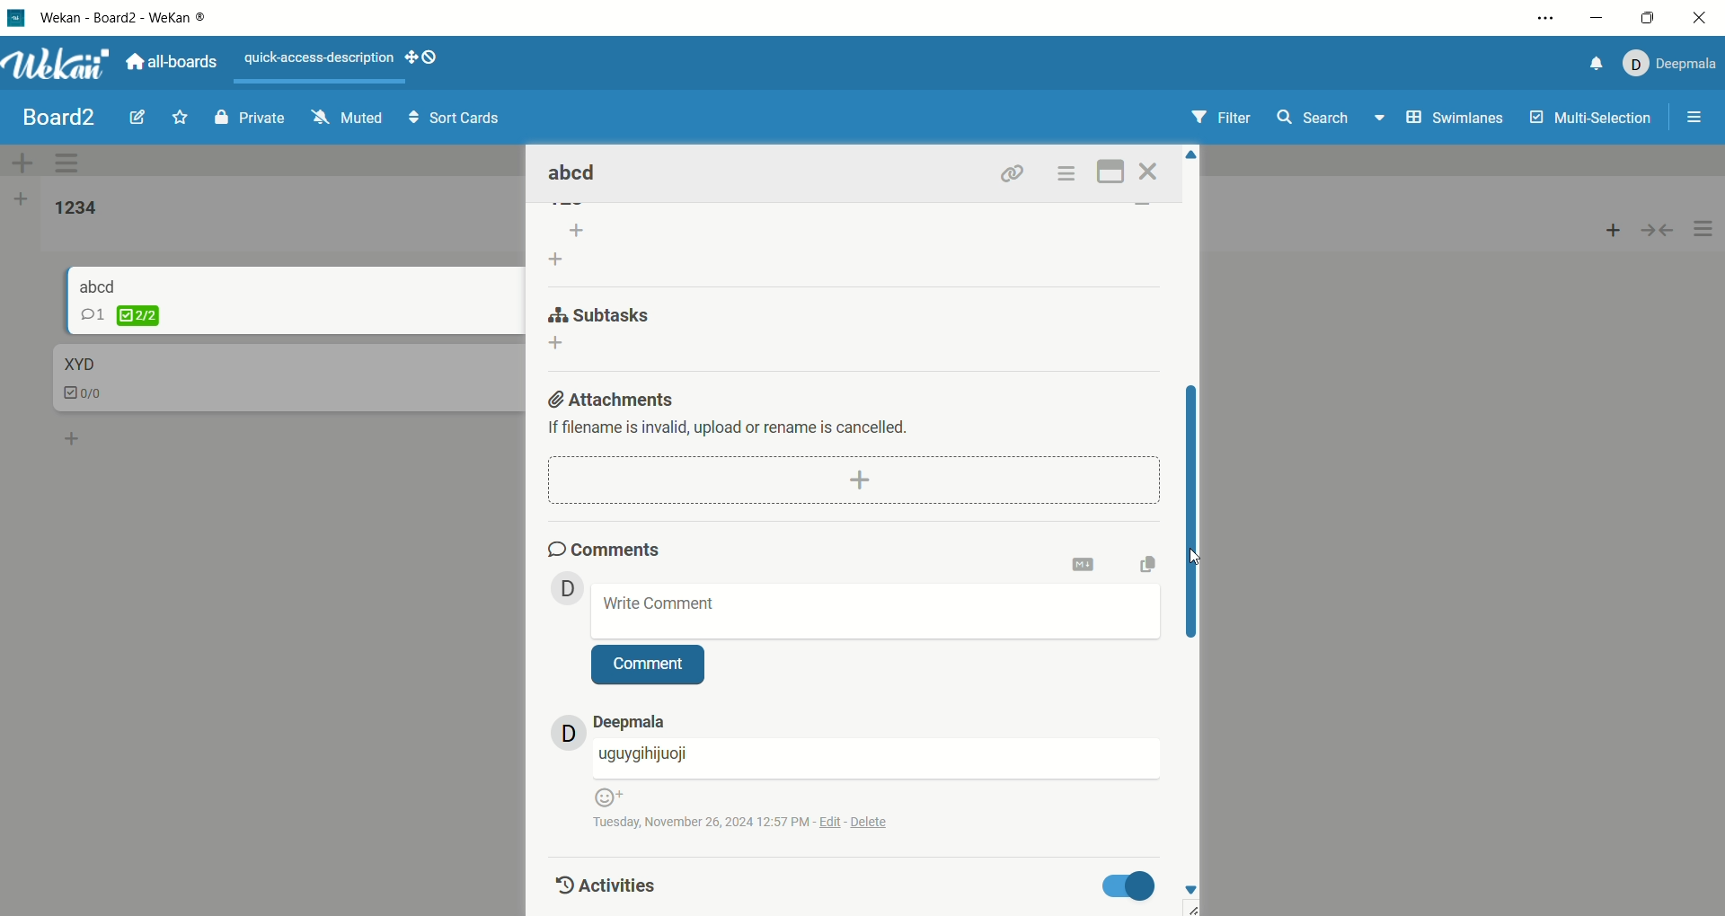 Image resolution: width=1725 pixels, height=916 pixels. Describe the element at coordinates (348, 117) in the screenshot. I see `muted` at that location.